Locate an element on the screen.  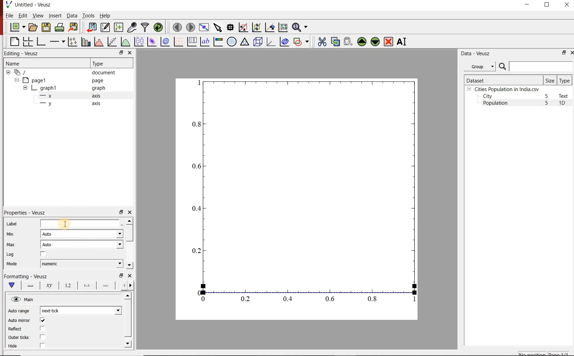
Label is located at coordinates (11, 224).